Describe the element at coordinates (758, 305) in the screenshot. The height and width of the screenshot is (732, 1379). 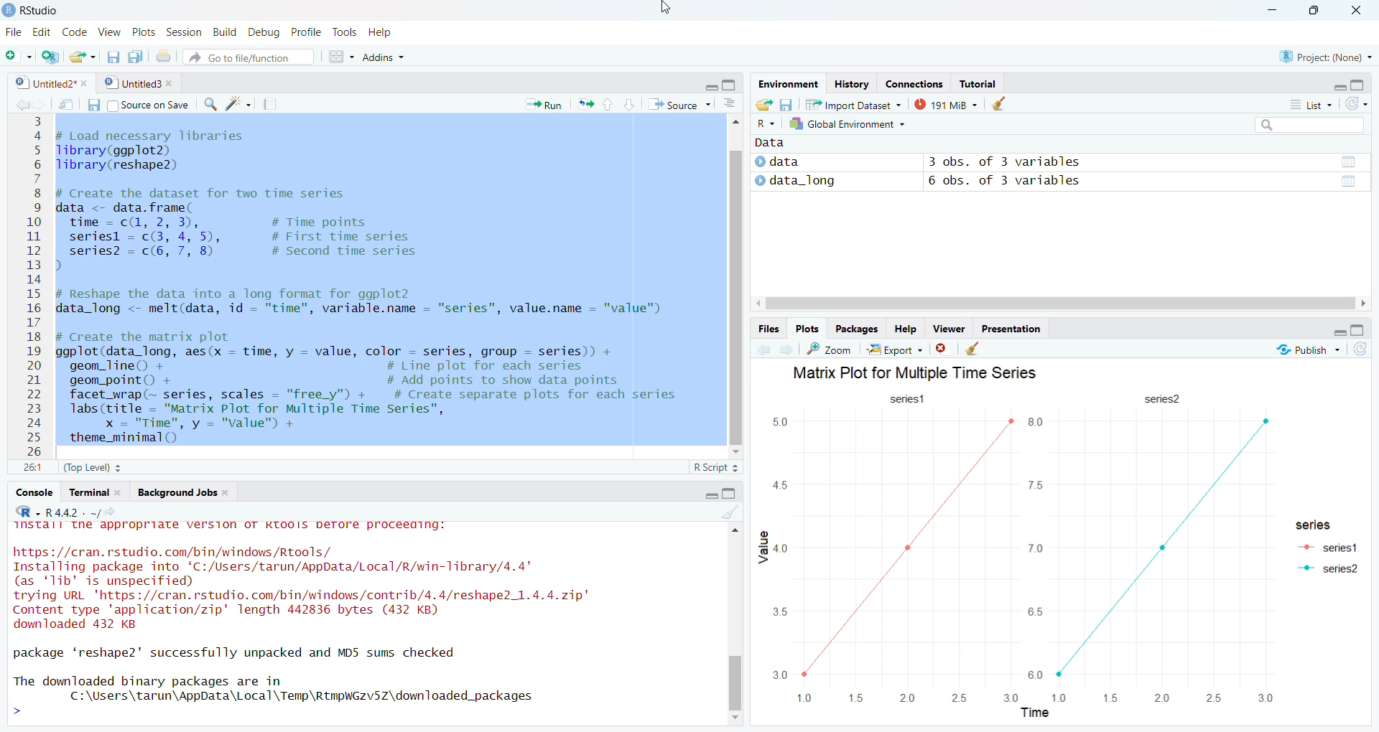
I see `Scroll right` at that location.